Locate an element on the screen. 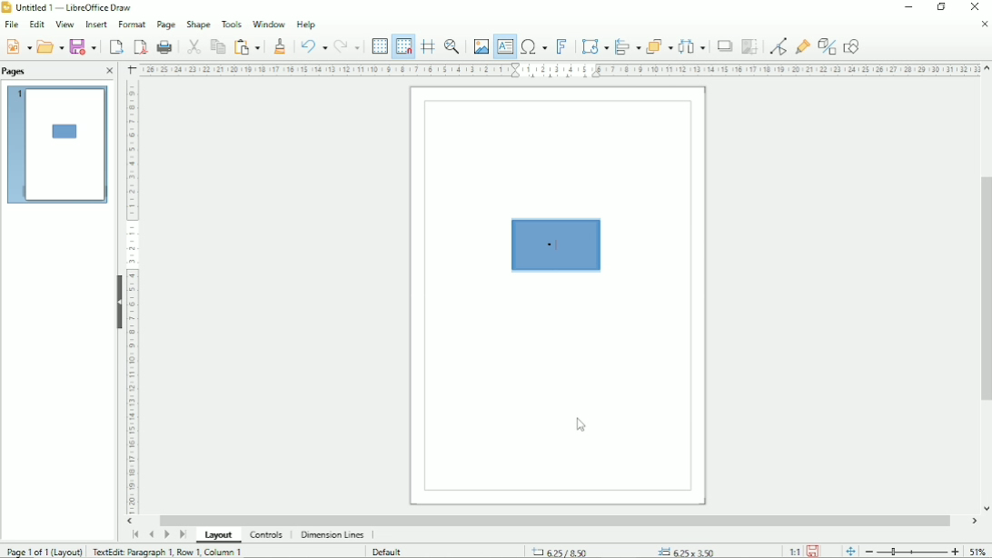  Cut is located at coordinates (193, 45).